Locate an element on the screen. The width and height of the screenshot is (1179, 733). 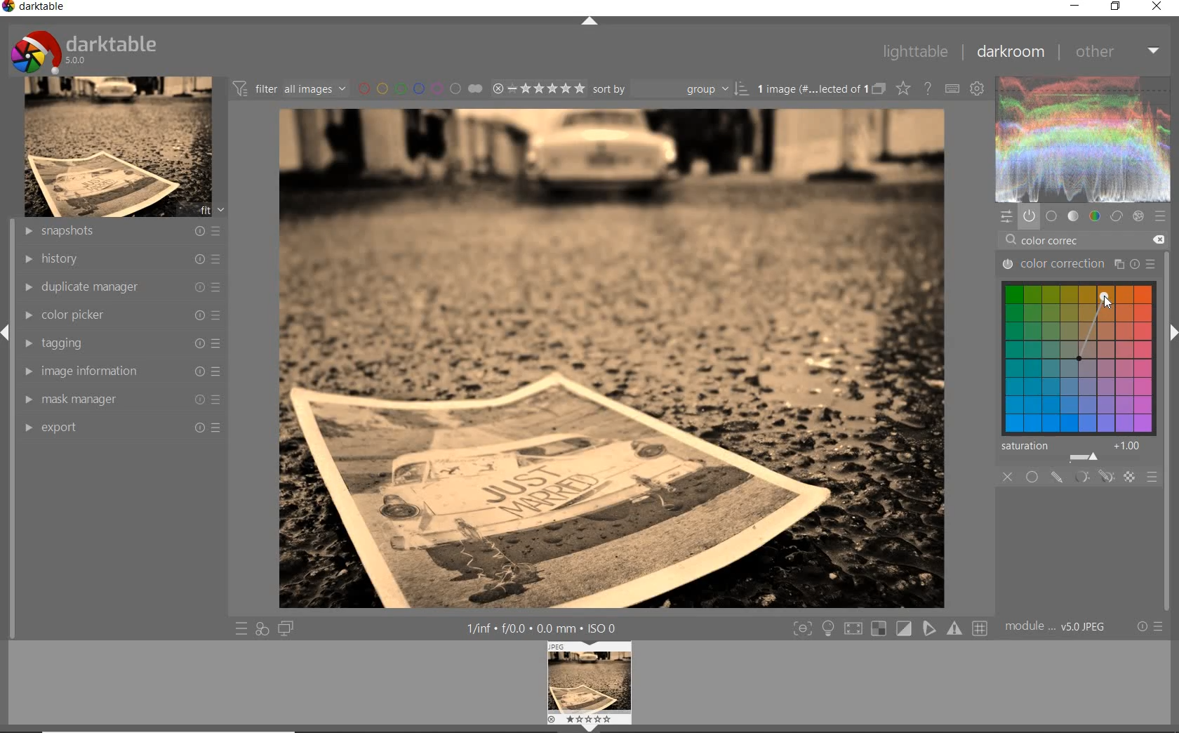
snapshots is located at coordinates (120, 232).